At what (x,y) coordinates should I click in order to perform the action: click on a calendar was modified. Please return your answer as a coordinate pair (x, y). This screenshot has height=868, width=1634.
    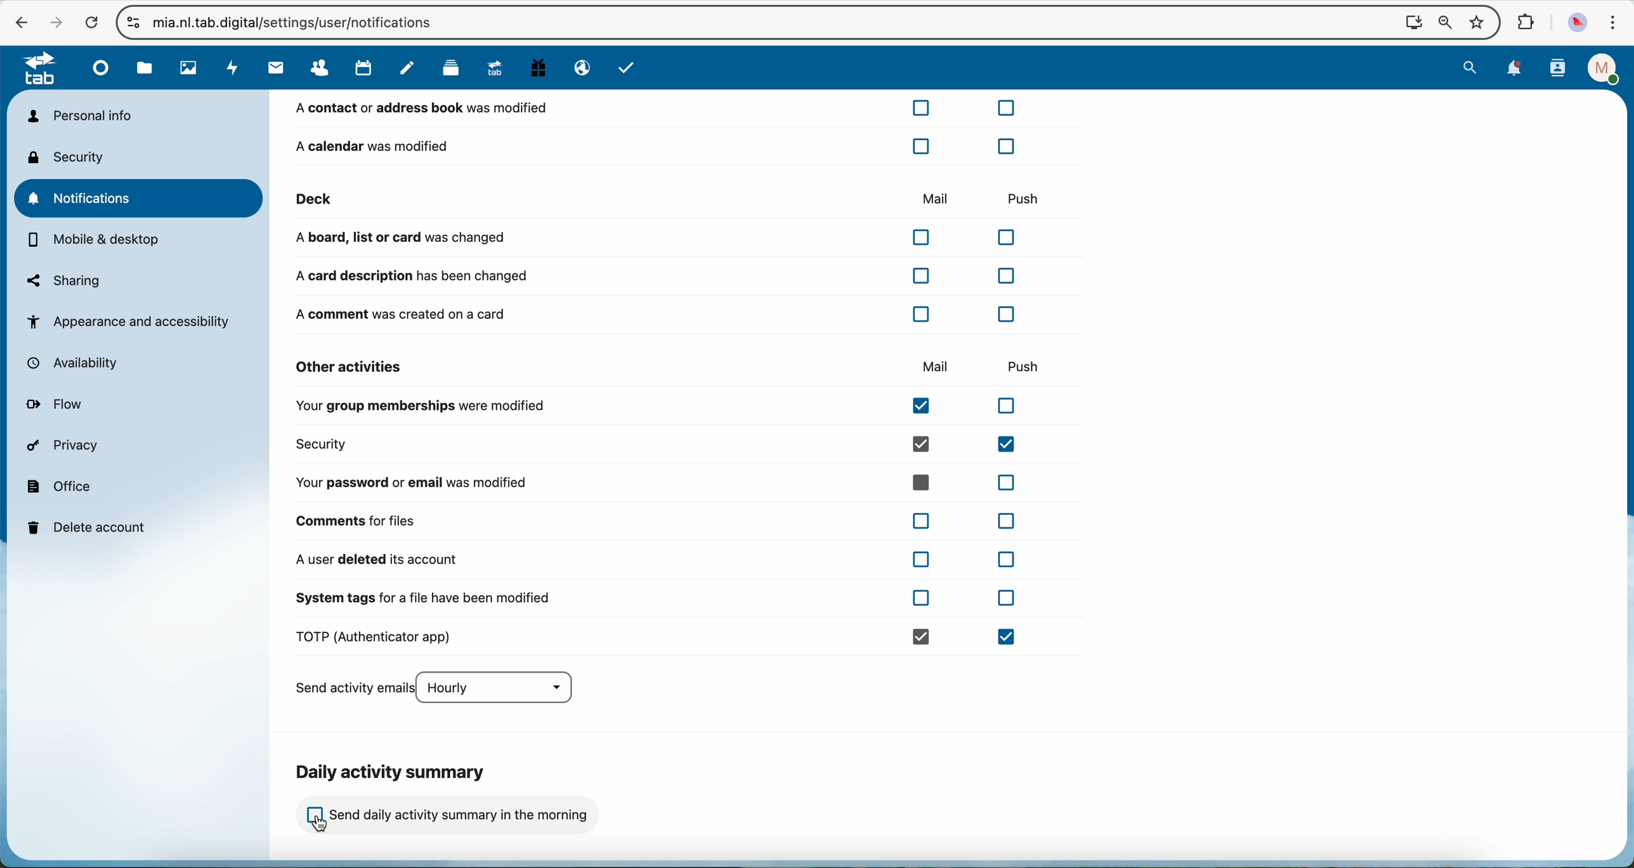
    Looking at the image, I should click on (655, 145).